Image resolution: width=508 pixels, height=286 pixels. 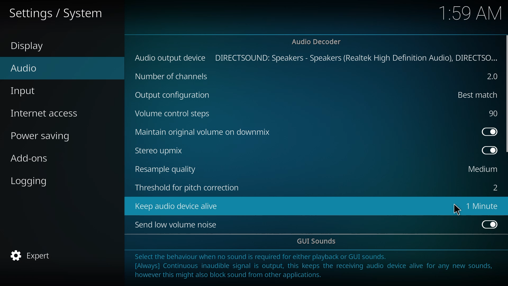 What do you see at coordinates (488, 224) in the screenshot?
I see `enabled` at bounding box center [488, 224].